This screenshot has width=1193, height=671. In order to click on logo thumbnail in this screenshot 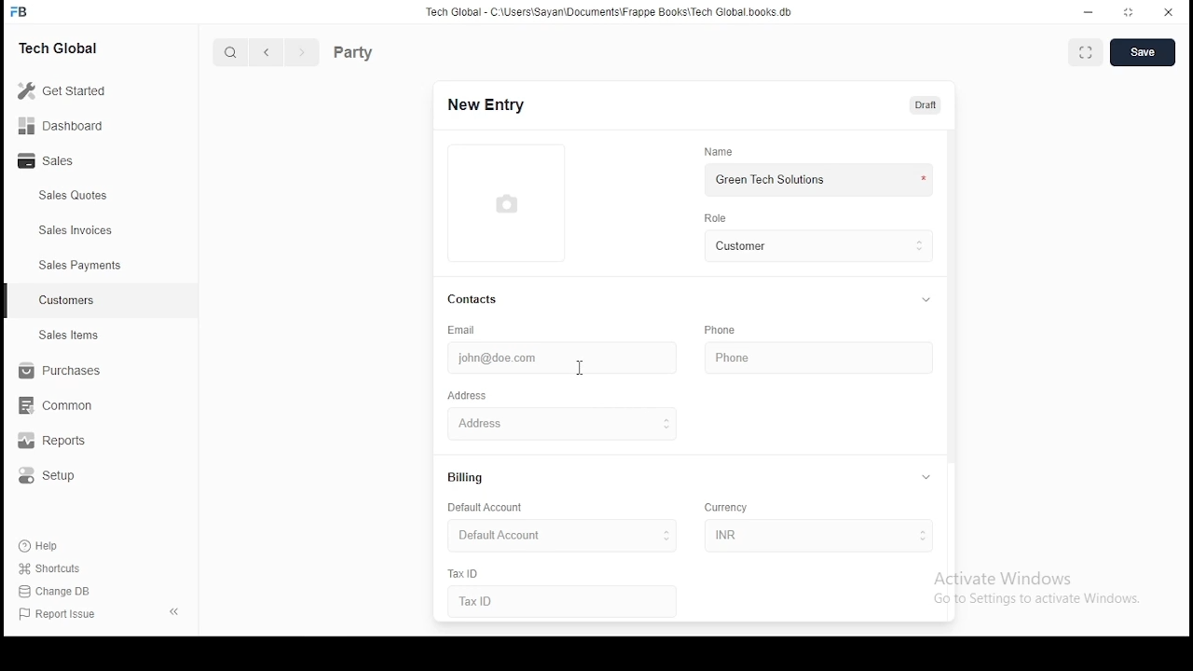, I will do `click(509, 202)`.